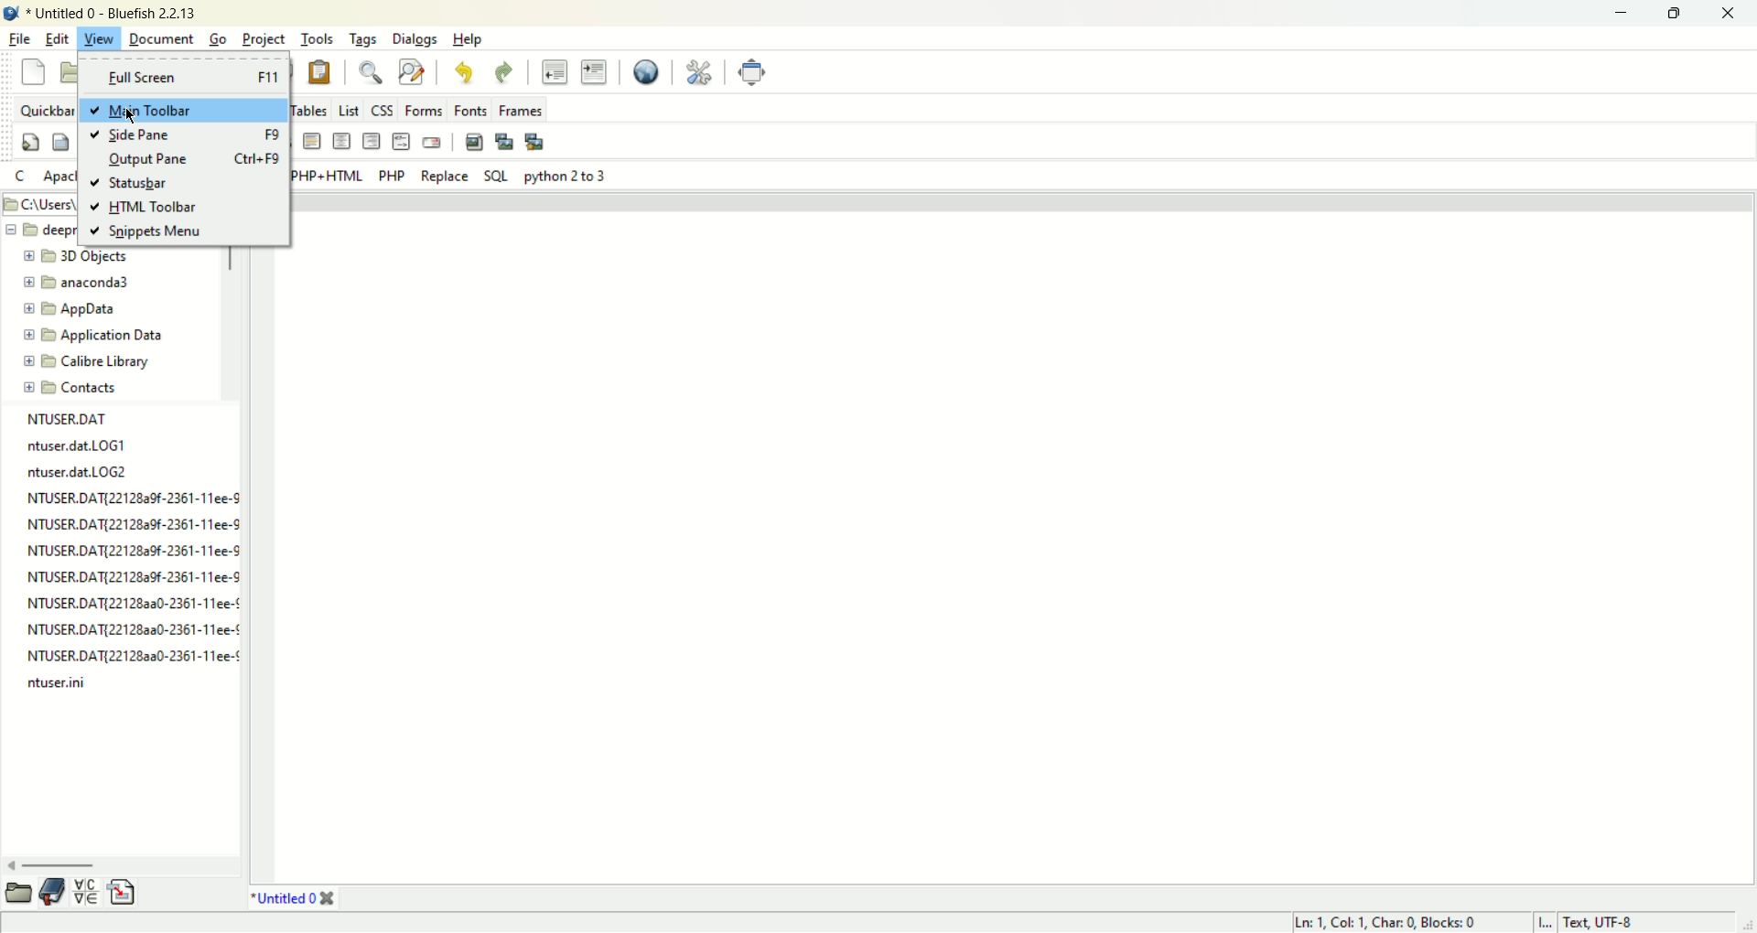 This screenshot has width=1757, height=933. What do you see at coordinates (82, 447) in the screenshot?
I see `ntuser.dat.LOG1` at bounding box center [82, 447].